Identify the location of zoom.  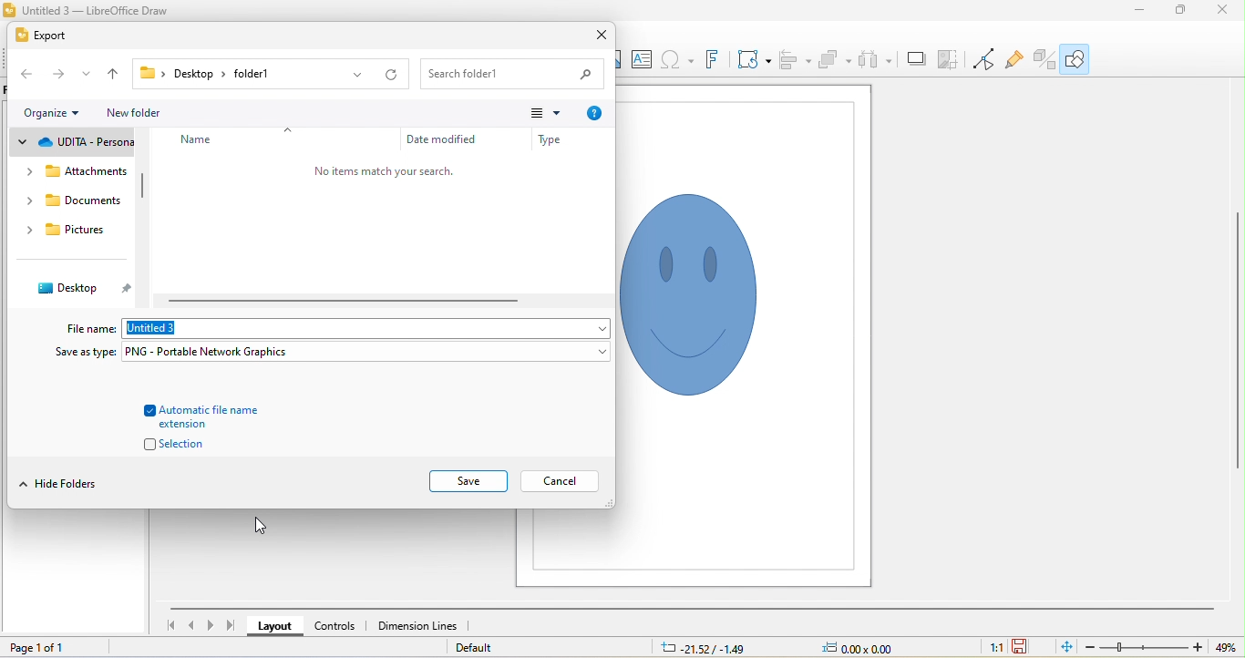
(1161, 646).